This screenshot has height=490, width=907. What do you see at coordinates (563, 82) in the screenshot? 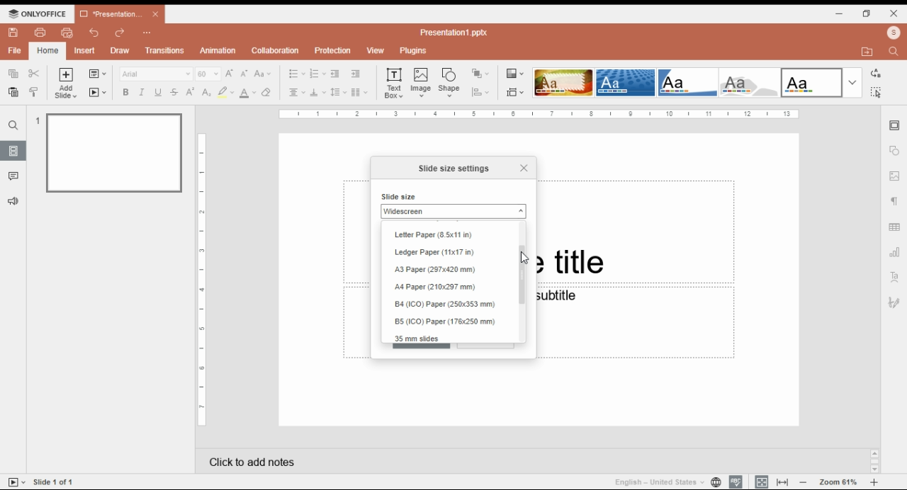
I see `slide them option` at bounding box center [563, 82].